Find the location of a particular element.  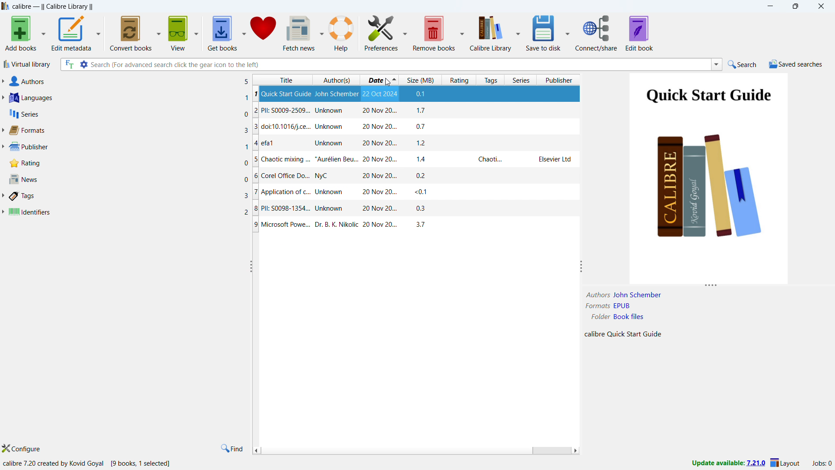

languages is located at coordinates (129, 98).